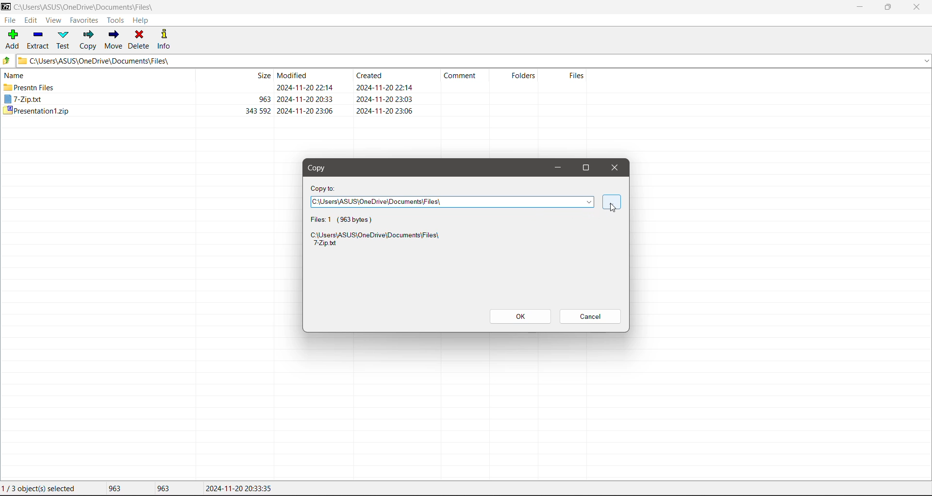 The image size is (932, 496). I want to click on Total size of file(s) selected, so click(112, 489).